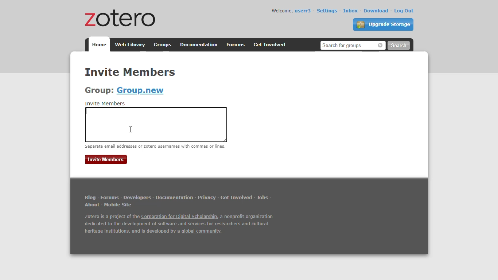 The width and height of the screenshot is (498, 280). Describe the element at coordinates (155, 146) in the screenshot. I see `separate email addresses or zotero usernames with commas or lines.` at that location.